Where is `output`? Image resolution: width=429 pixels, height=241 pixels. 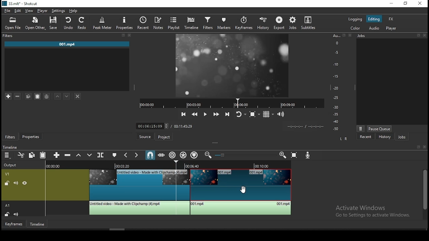 output is located at coordinates (12, 164).